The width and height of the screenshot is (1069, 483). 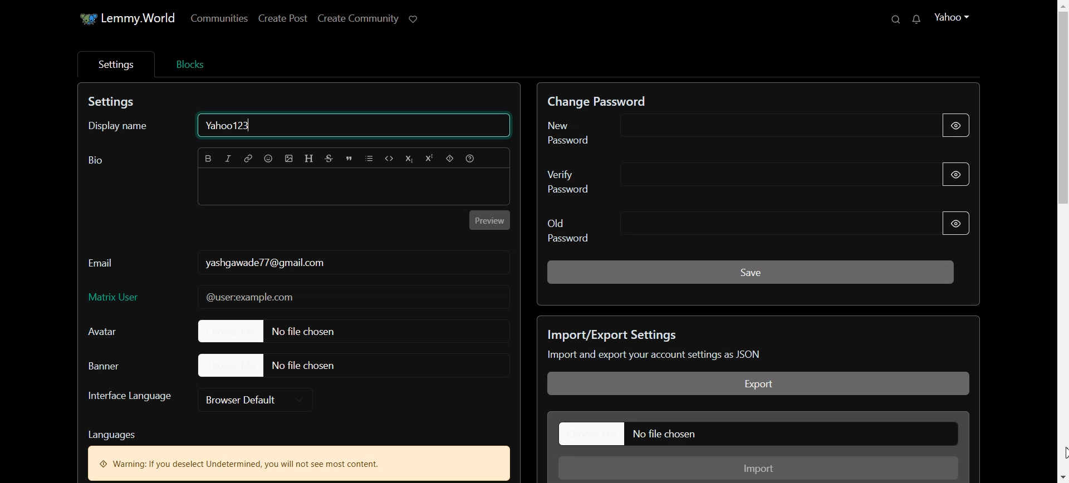 What do you see at coordinates (759, 384) in the screenshot?
I see `Export` at bounding box center [759, 384].